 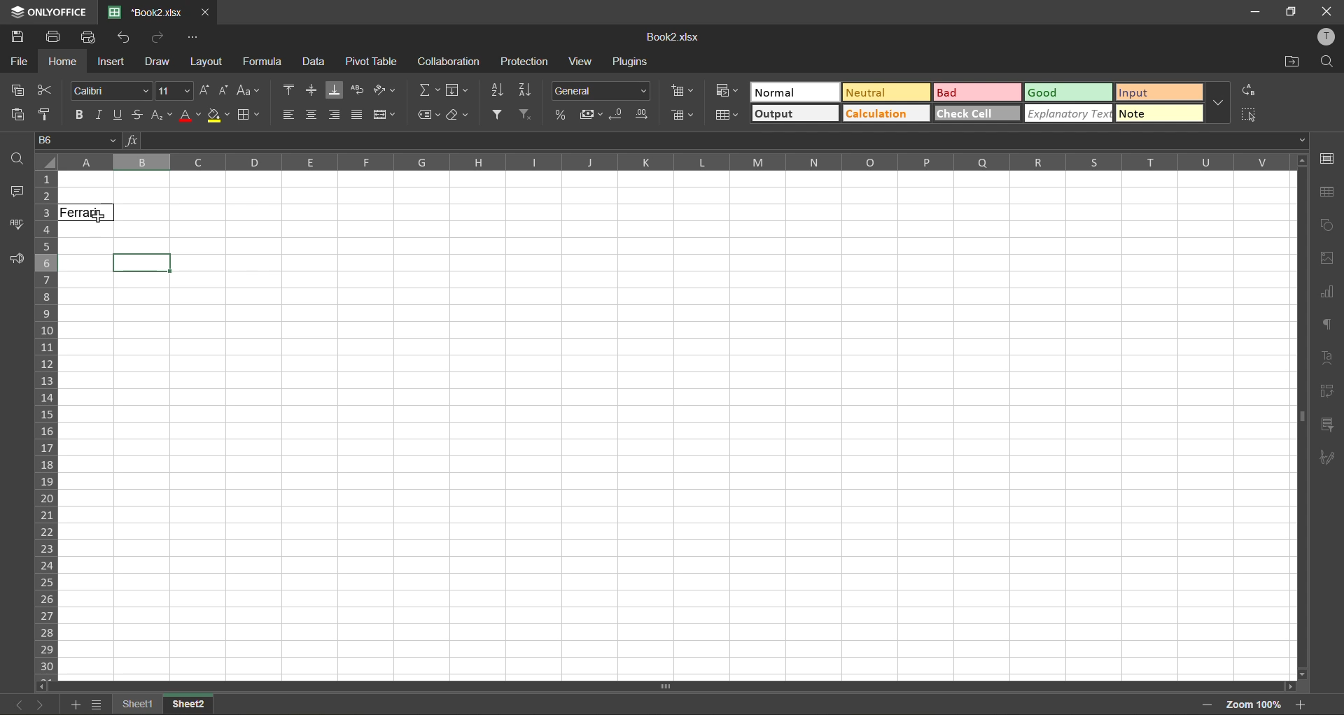 I want to click on borders, so click(x=249, y=116).